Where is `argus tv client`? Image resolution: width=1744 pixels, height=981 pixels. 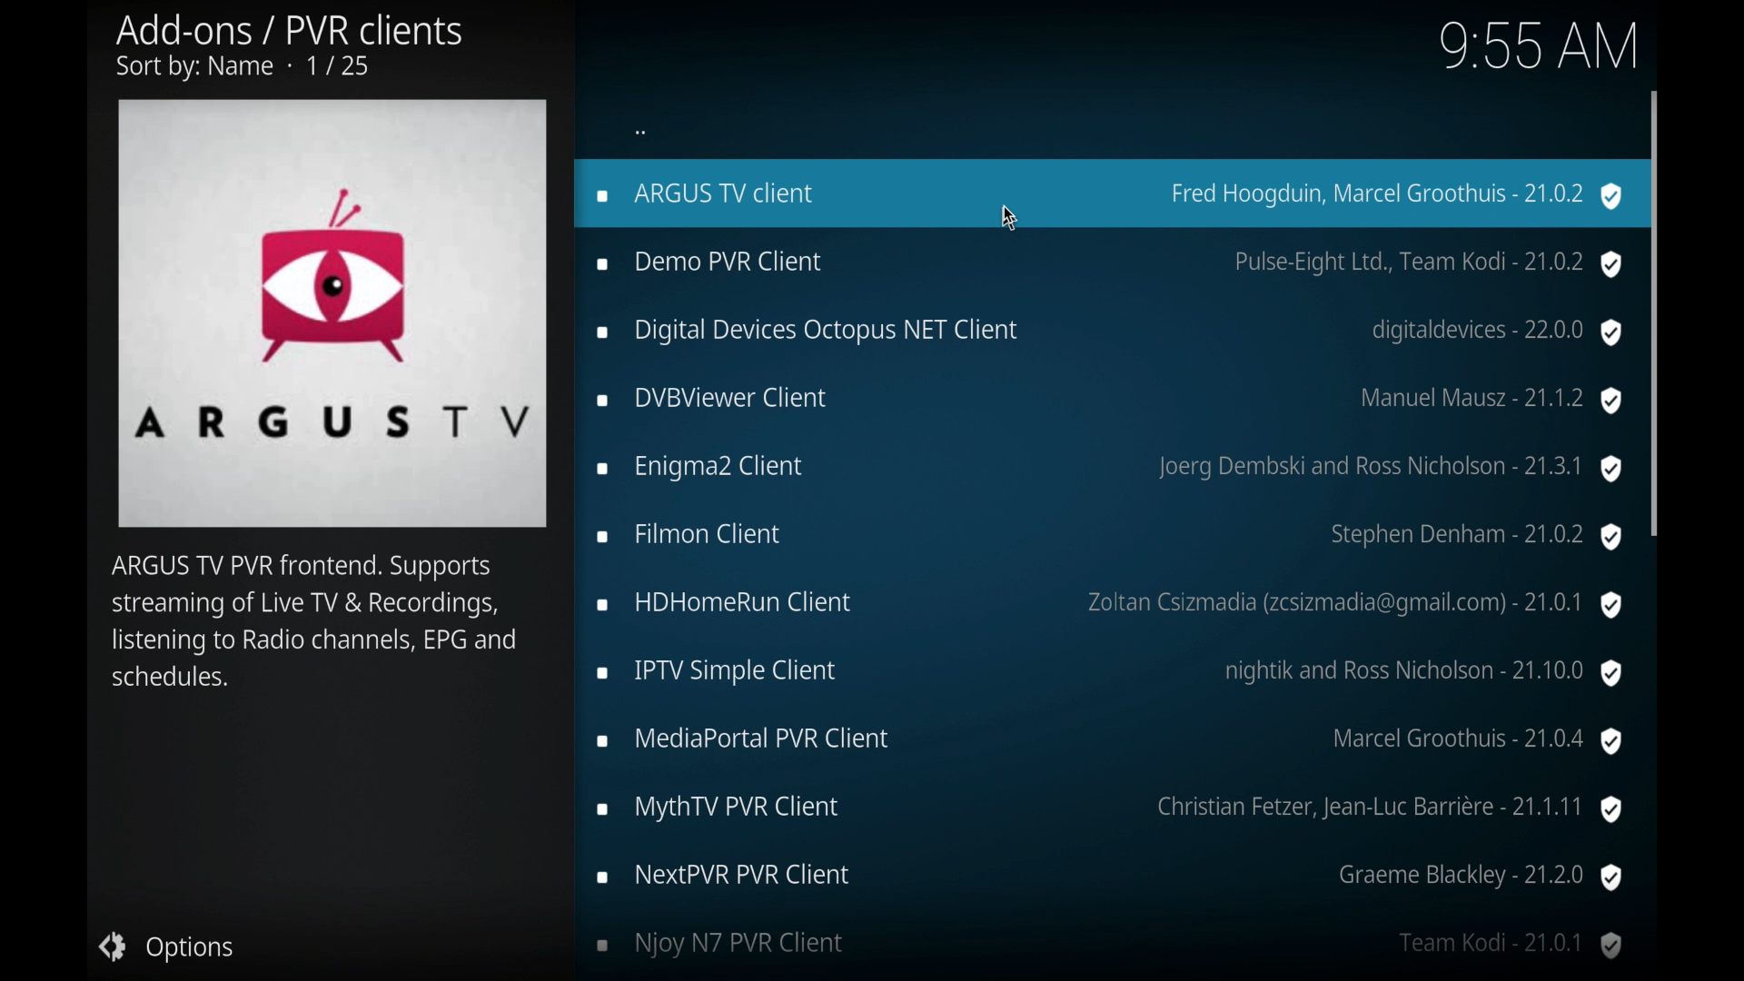
argus tv client is located at coordinates (1105, 193).